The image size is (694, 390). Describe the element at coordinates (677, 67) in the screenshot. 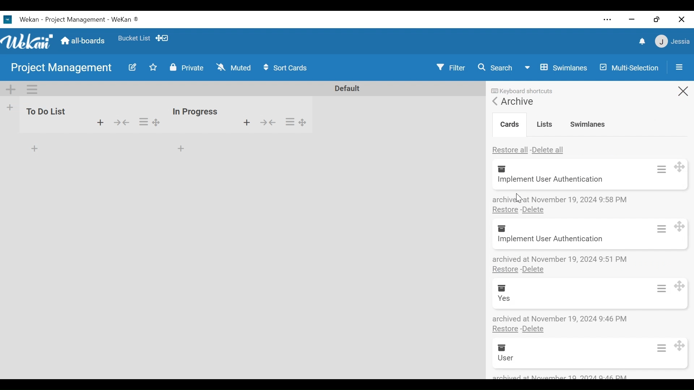

I see `Open/Close Sidebar` at that location.